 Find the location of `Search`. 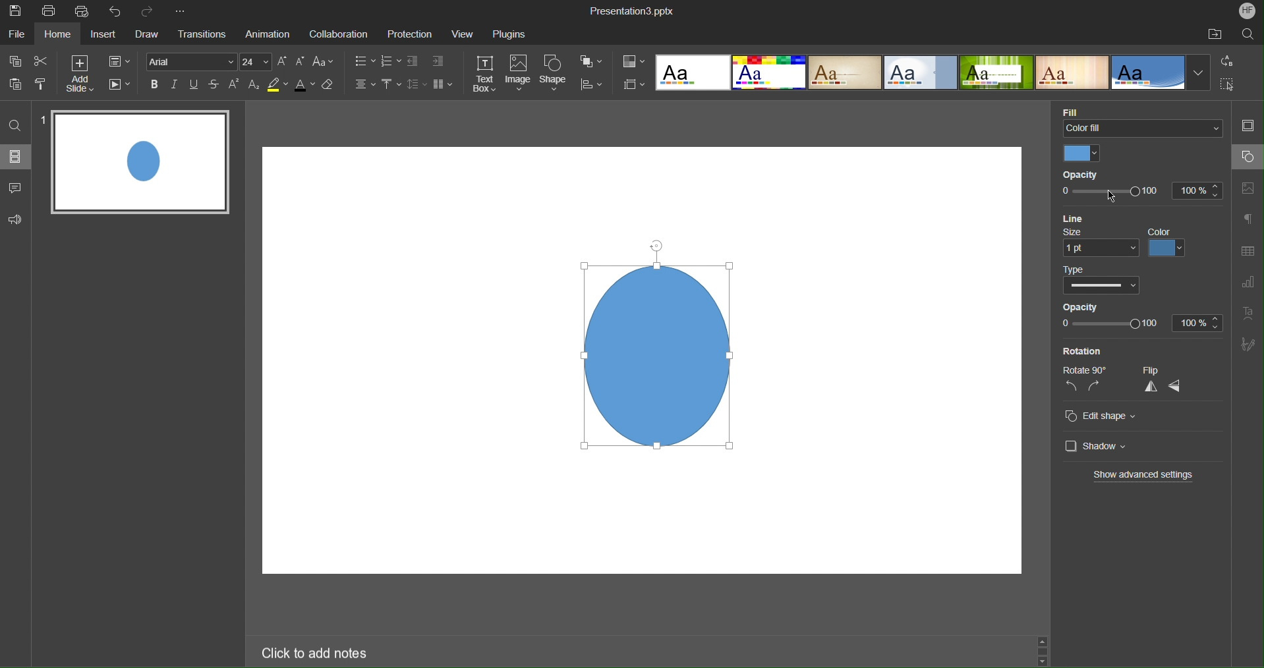

Search is located at coordinates (1248, 36).